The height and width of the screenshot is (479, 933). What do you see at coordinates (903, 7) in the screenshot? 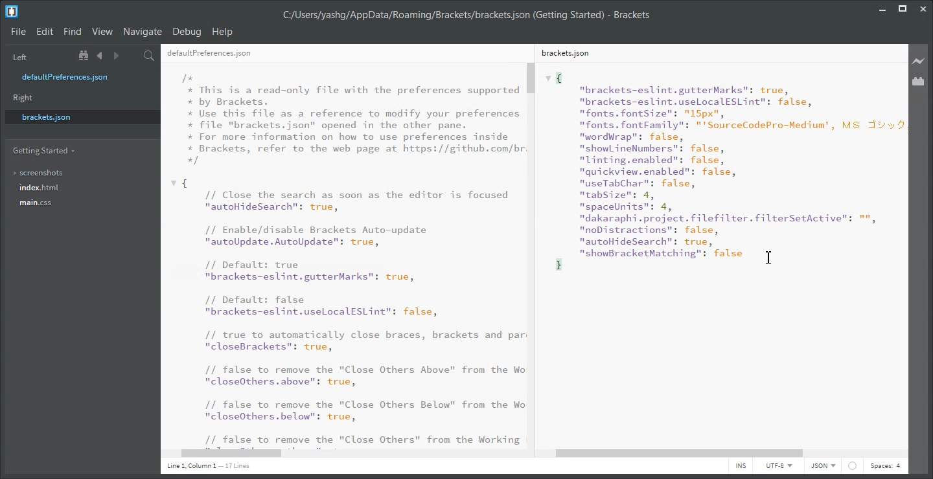
I see `Maximize` at bounding box center [903, 7].